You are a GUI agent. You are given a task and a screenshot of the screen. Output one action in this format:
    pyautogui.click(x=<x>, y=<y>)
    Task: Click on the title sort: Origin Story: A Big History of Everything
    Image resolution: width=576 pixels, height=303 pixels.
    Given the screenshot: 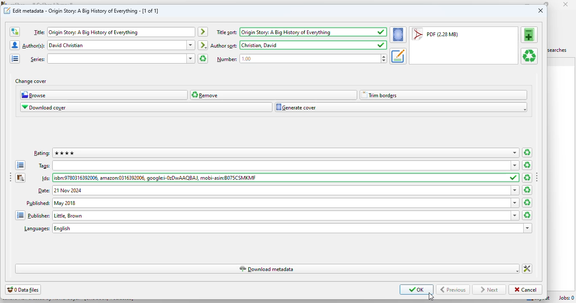 What is the action you would take?
    pyautogui.click(x=295, y=32)
    